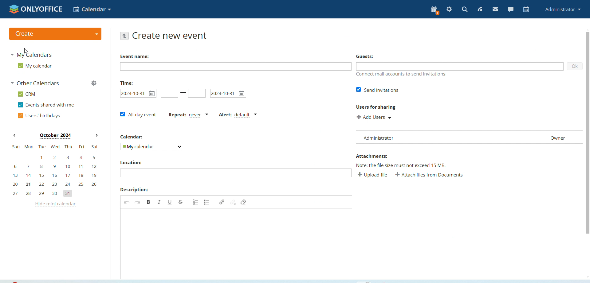  I want to click on alert type, so click(238, 115).